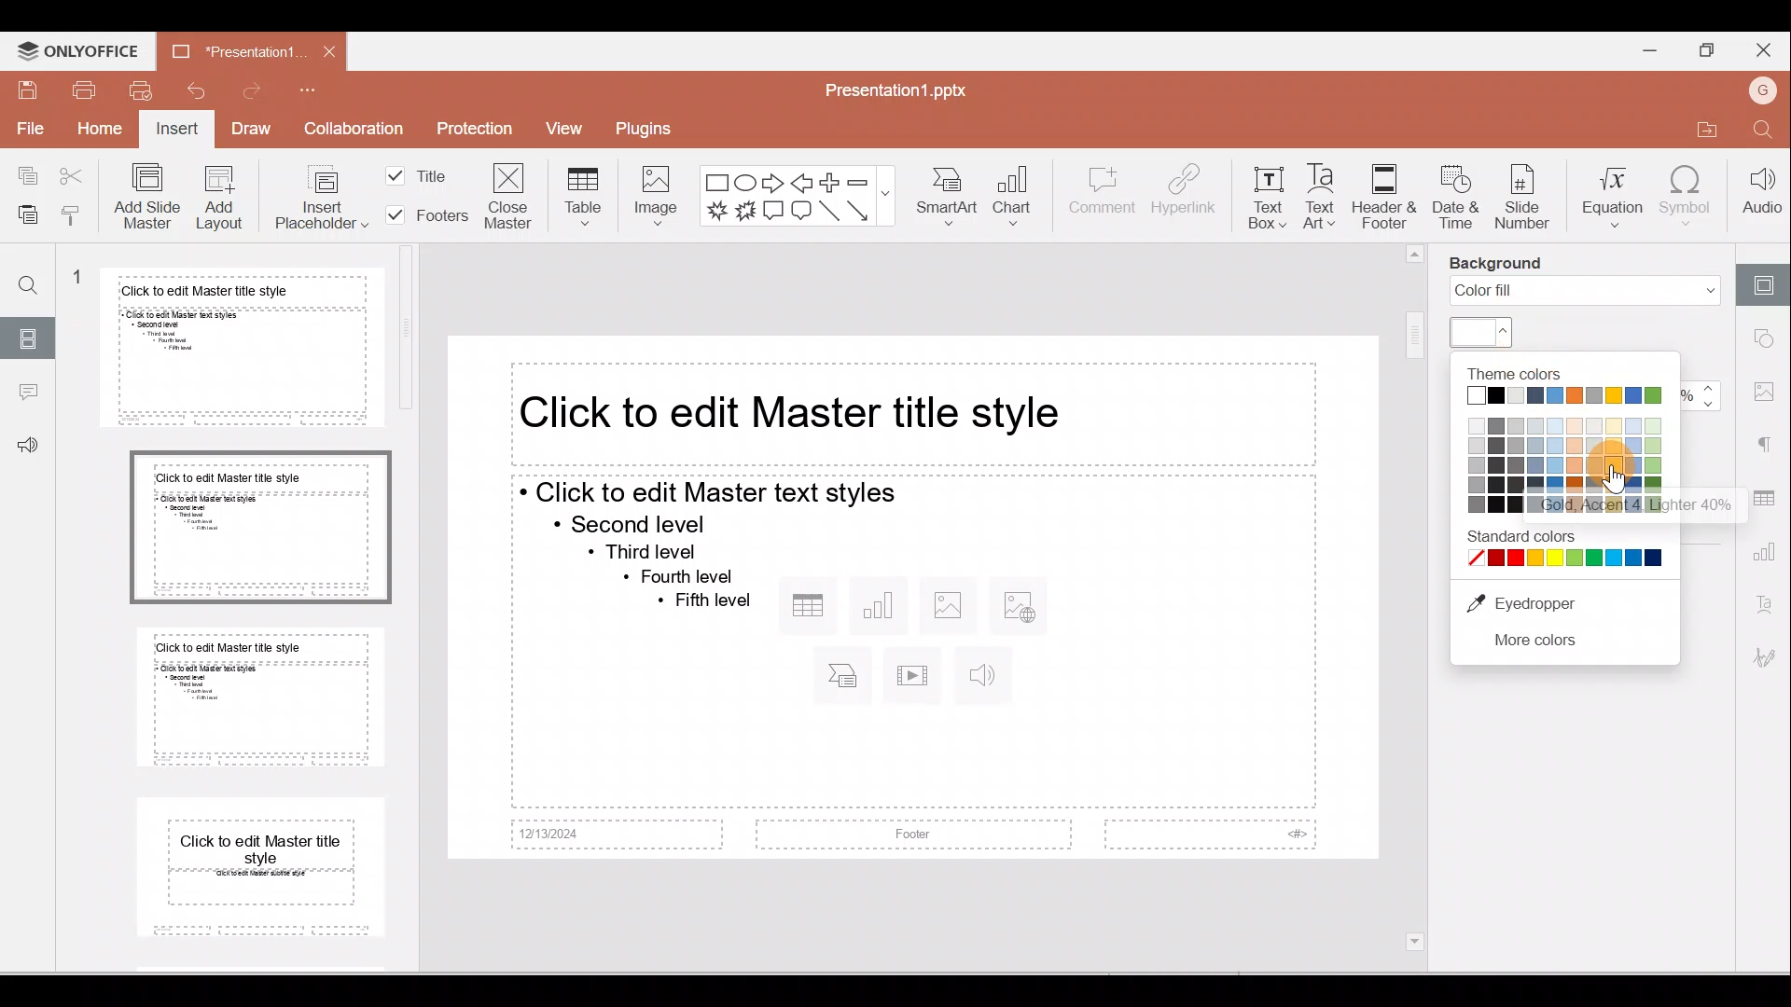 The height and width of the screenshot is (1007, 1791). What do you see at coordinates (1566, 547) in the screenshot?
I see `Standard colour palette` at bounding box center [1566, 547].